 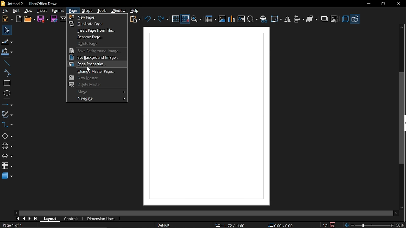 I want to click on Page Style, so click(x=164, y=225).